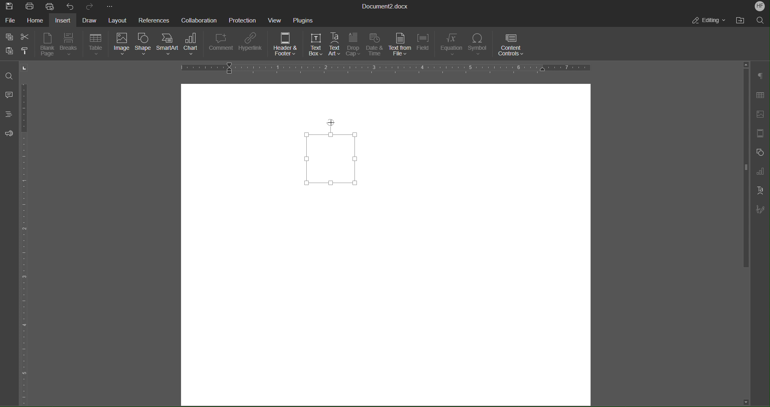 The height and width of the screenshot is (407, 770). I want to click on Header/Footer, so click(759, 134).